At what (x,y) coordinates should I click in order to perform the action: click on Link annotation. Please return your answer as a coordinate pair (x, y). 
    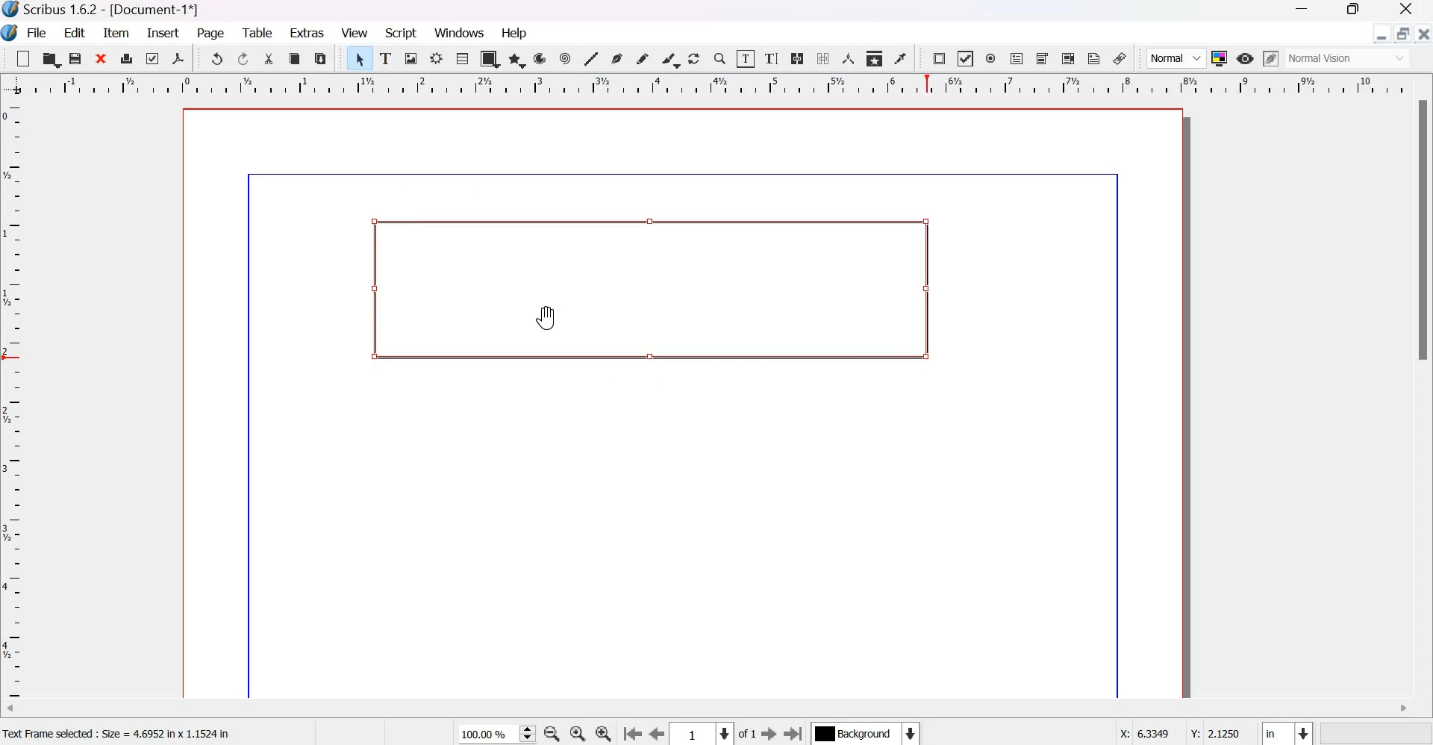
    Looking at the image, I should click on (1120, 58).